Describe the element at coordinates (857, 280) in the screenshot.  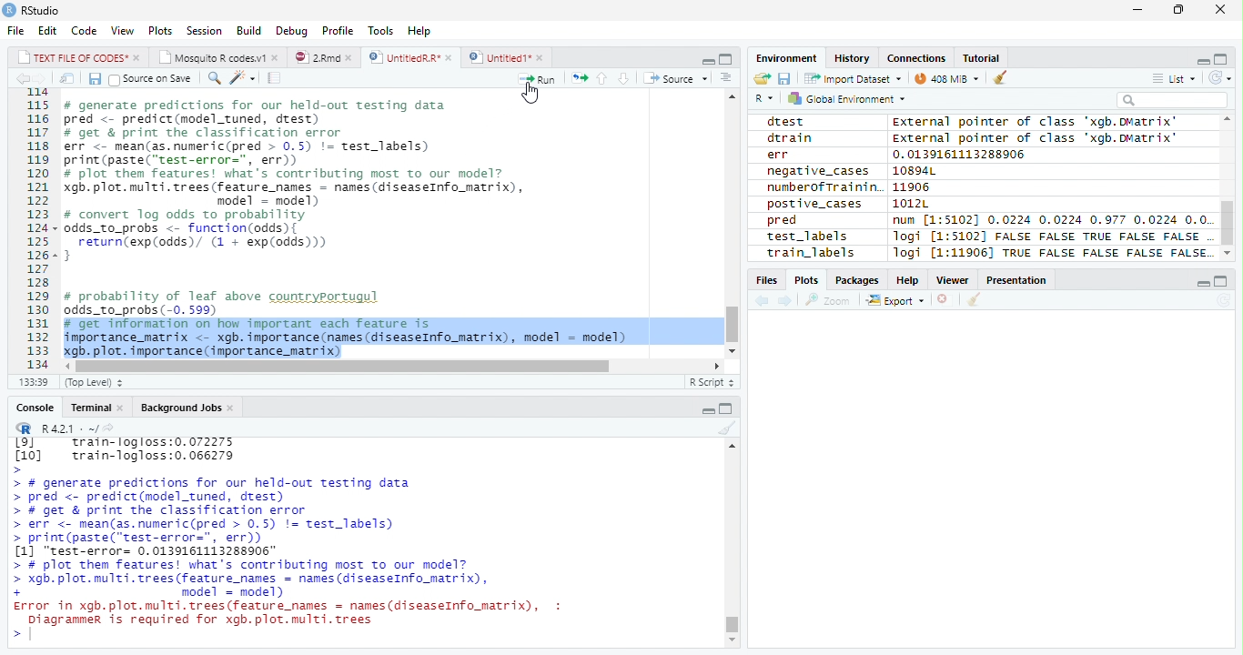
I see `Packages` at that location.